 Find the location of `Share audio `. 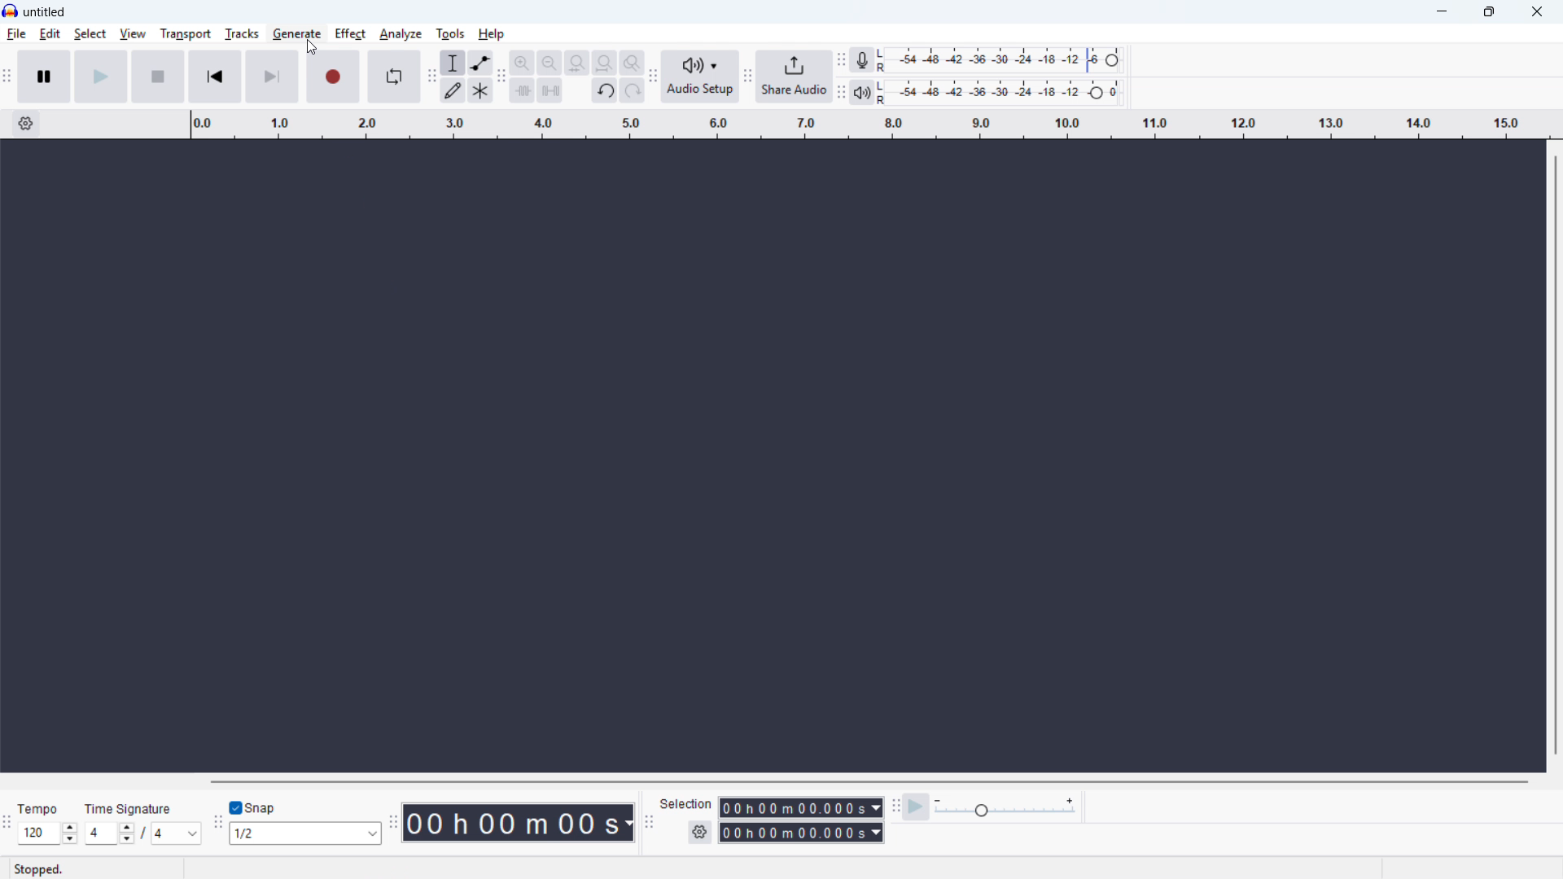

Share audio  is located at coordinates (795, 77).